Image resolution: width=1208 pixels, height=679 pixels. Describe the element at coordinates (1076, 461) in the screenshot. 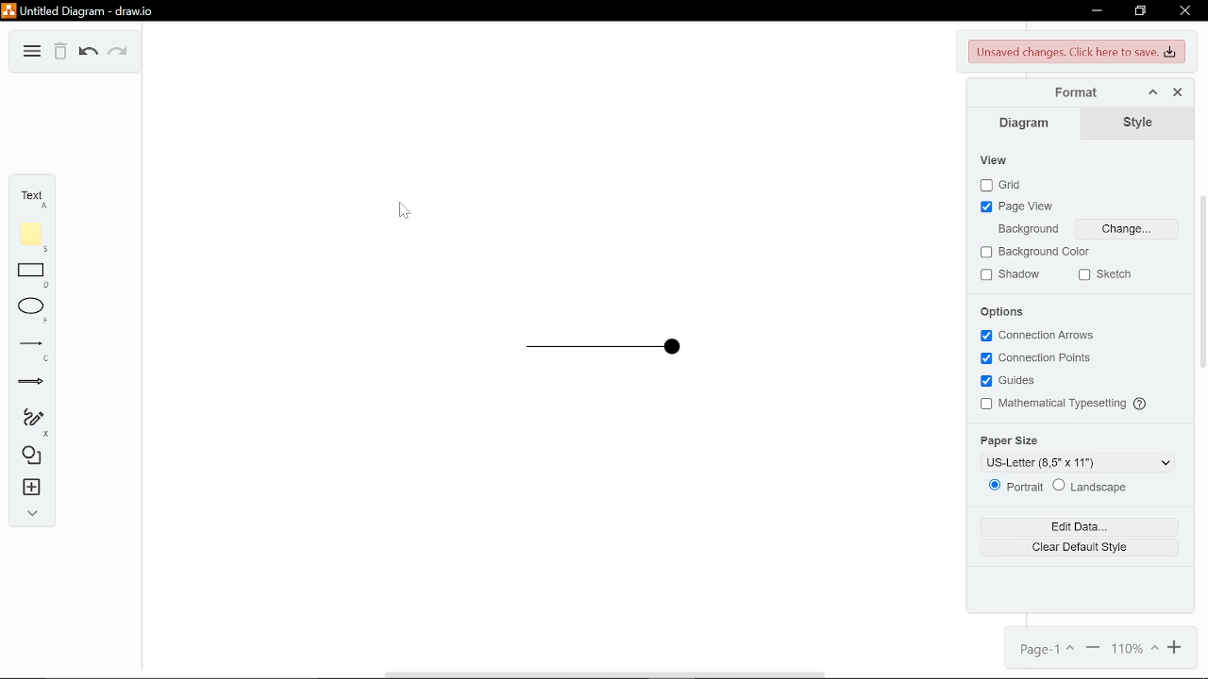

I see `Change Paper size` at that location.